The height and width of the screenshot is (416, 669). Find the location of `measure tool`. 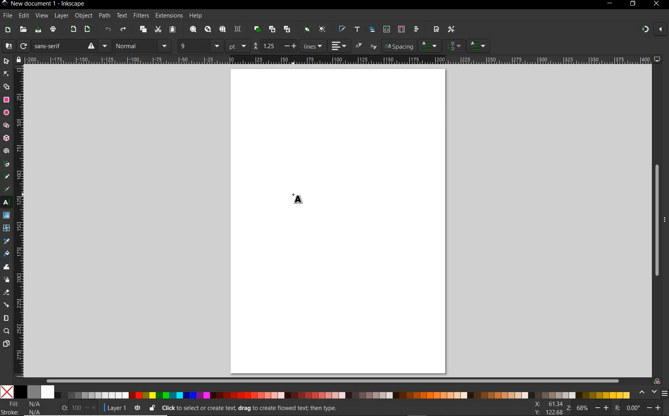

measure tool is located at coordinates (6, 318).